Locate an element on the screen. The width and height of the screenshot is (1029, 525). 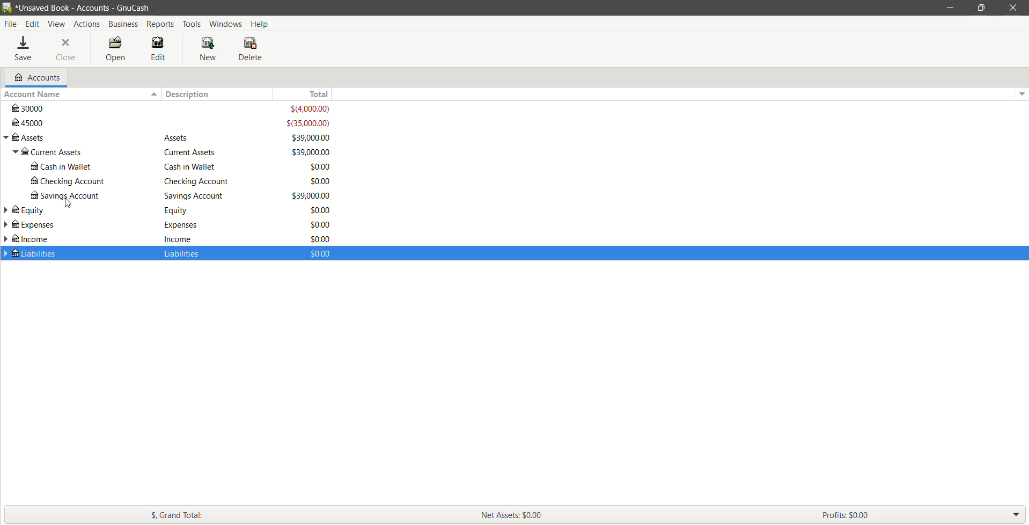
Help is located at coordinates (261, 24).